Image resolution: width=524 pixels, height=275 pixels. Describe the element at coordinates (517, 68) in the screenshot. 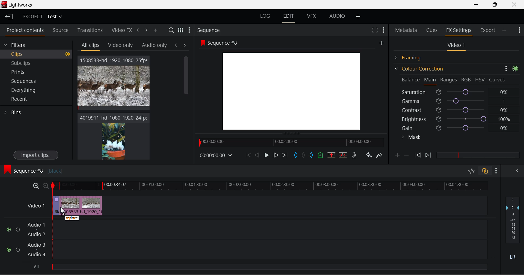

I see `icon` at that location.